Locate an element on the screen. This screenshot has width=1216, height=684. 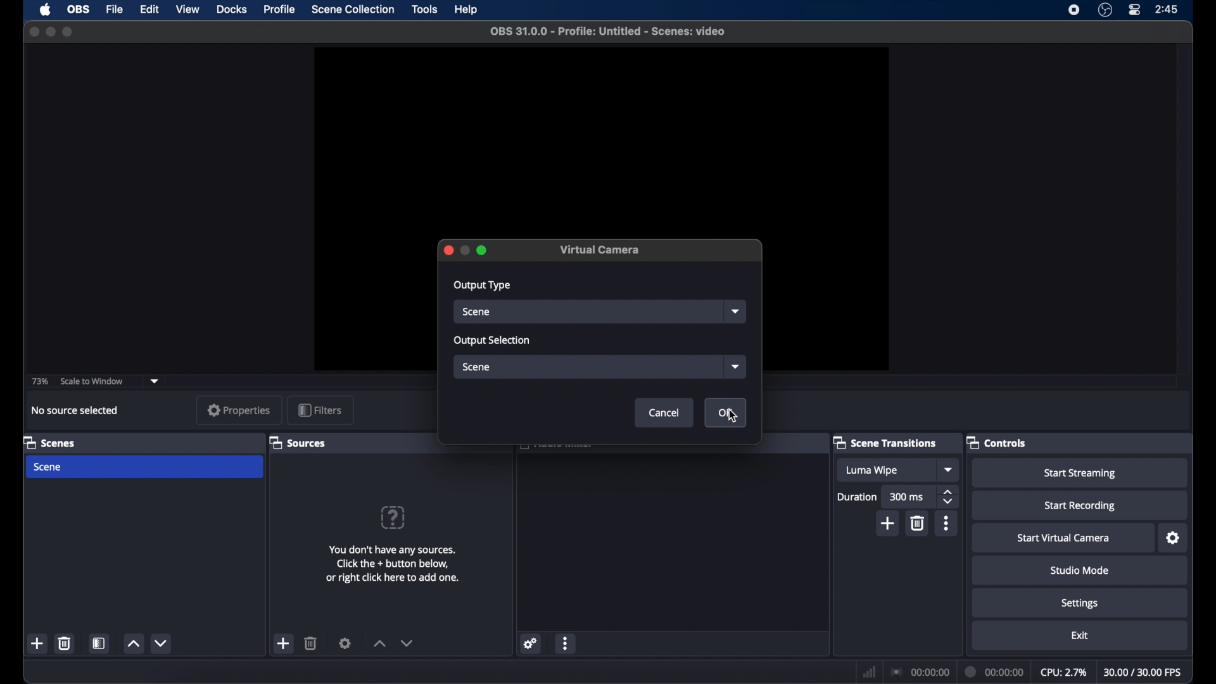
close is located at coordinates (446, 251).